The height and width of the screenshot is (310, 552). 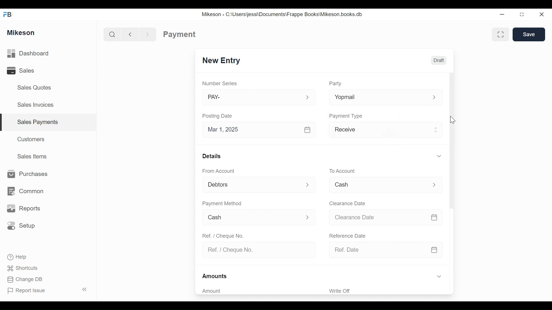 I want to click on Forward, so click(x=149, y=34).